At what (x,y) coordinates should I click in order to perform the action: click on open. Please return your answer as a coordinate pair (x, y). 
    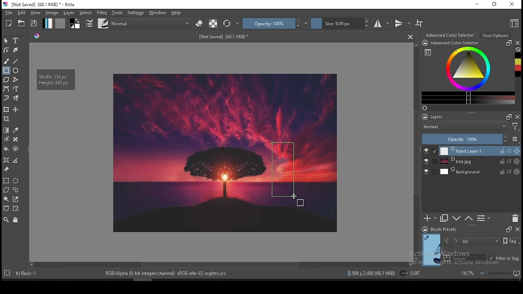
    Looking at the image, I should click on (22, 23).